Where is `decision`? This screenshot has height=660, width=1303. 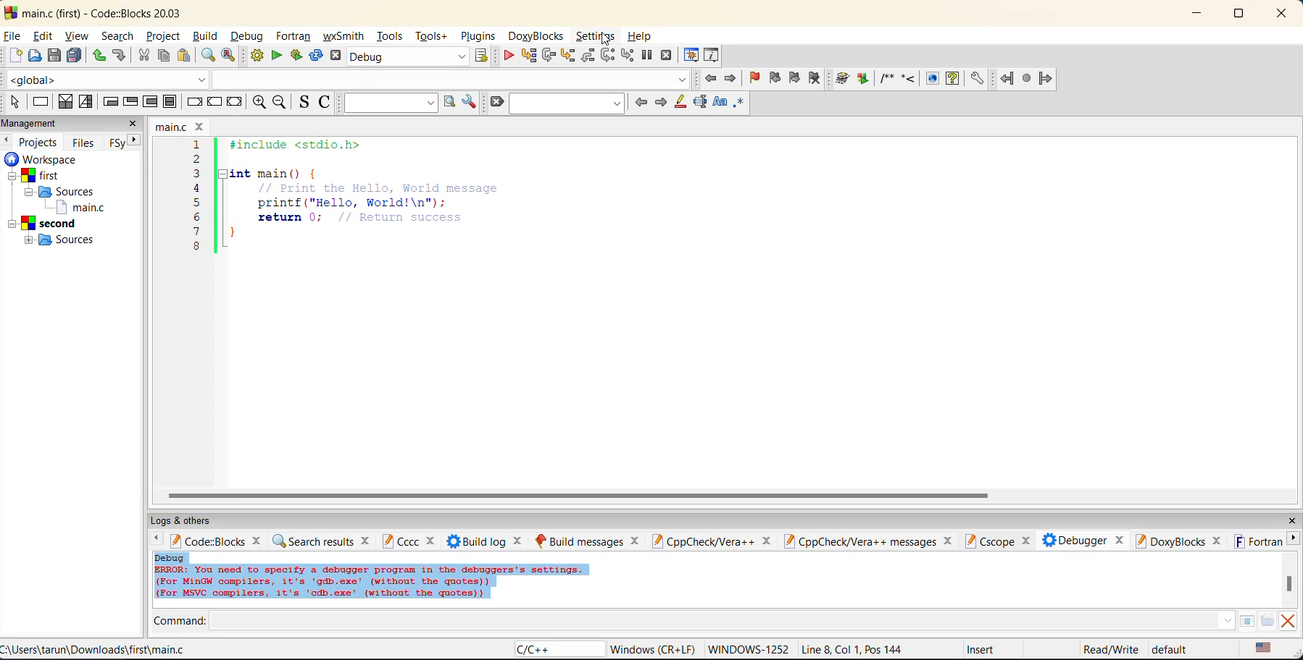 decision is located at coordinates (65, 103).